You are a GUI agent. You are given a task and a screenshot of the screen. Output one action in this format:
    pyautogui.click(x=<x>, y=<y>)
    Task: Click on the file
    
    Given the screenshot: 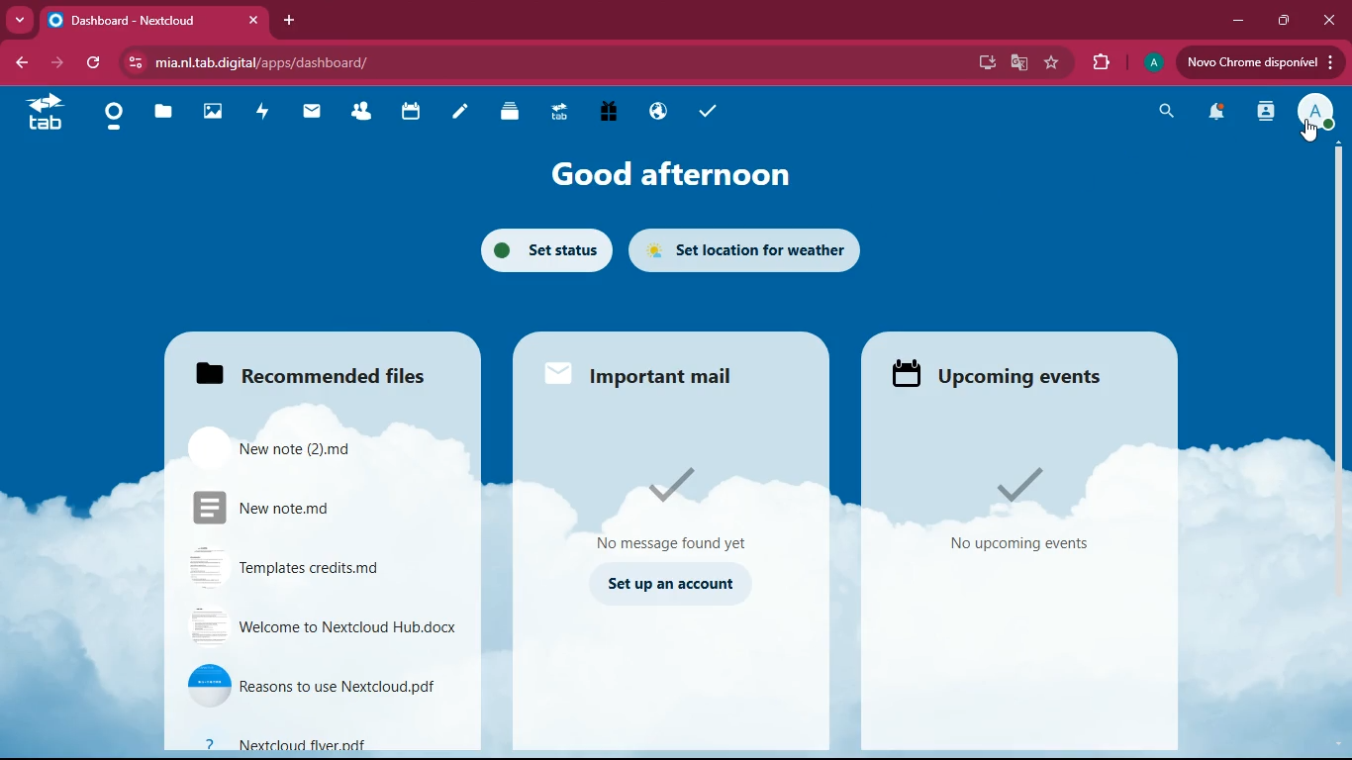 What is the action you would take?
    pyautogui.click(x=285, y=446)
    